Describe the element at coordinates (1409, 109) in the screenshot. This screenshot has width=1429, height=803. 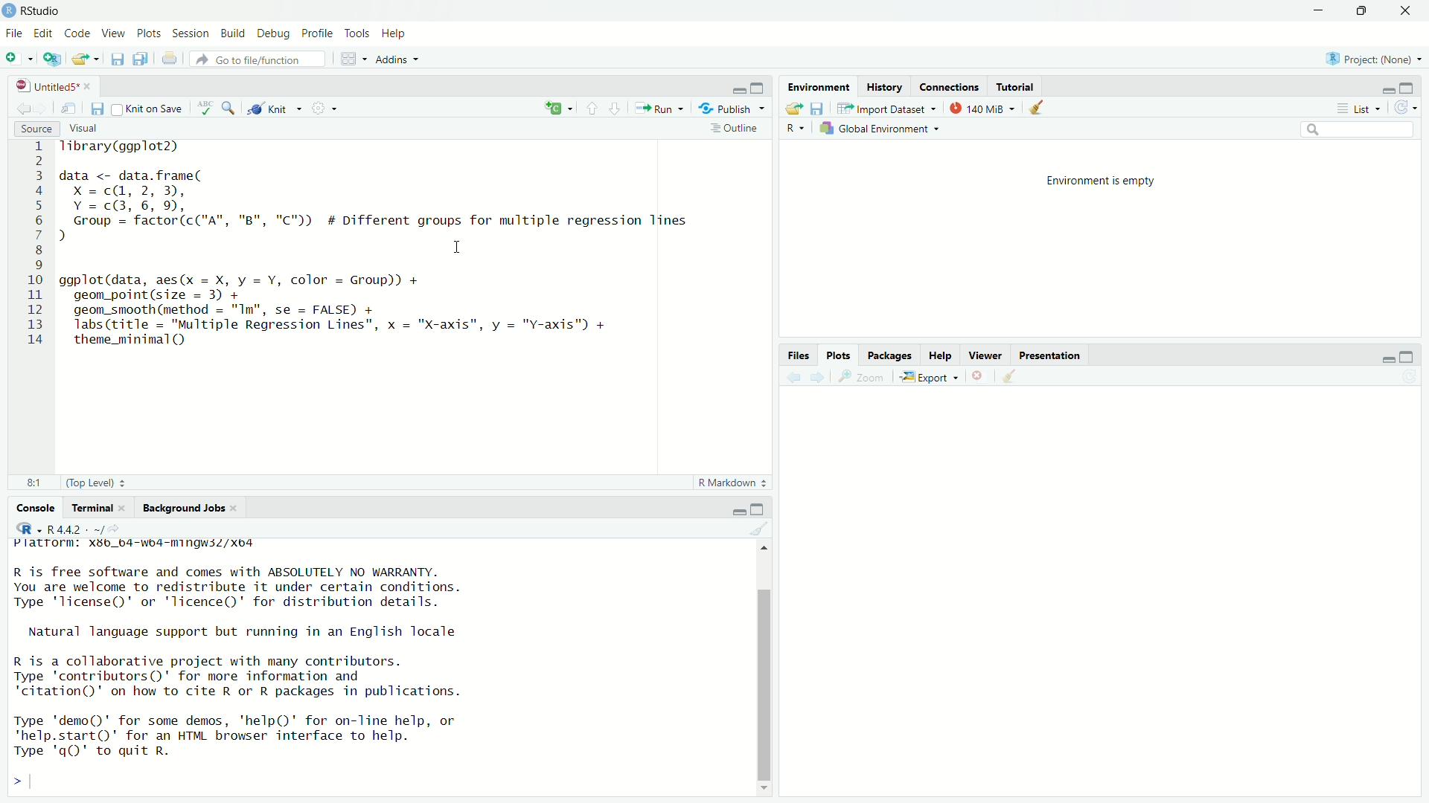
I see `refresh` at that location.